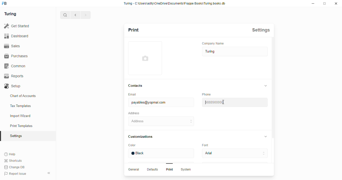  What do you see at coordinates (264, 85) in the screenshot?
I see `collapse` at bounding box center [264, 85].